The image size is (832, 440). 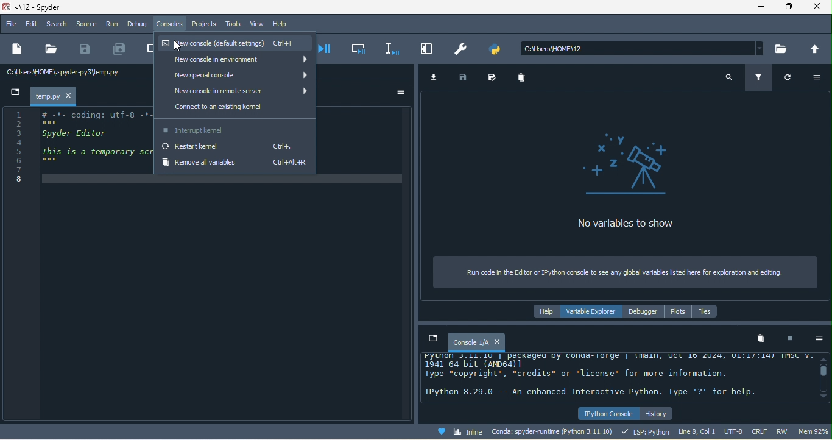 I want to click on cursor movement, so click(x=175, y=47).